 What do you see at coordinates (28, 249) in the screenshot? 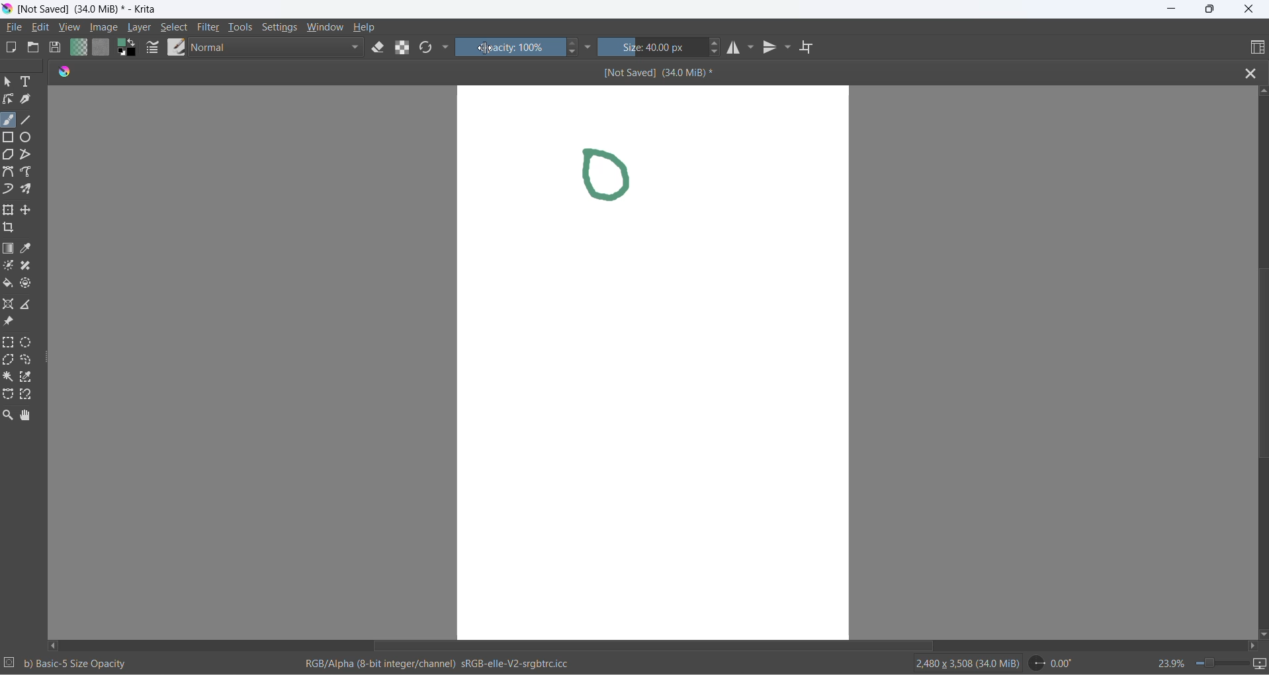
I see `sample a color from image` at bounding box center [28, 249].